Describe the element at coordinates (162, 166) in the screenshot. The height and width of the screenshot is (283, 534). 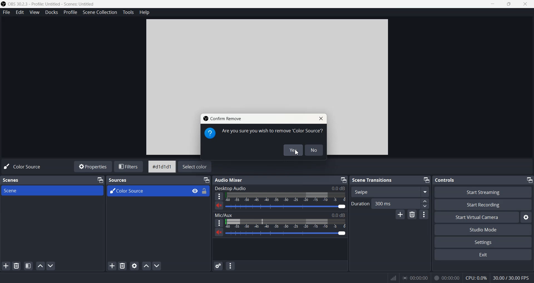
I see `#d1d1d1` at that location.